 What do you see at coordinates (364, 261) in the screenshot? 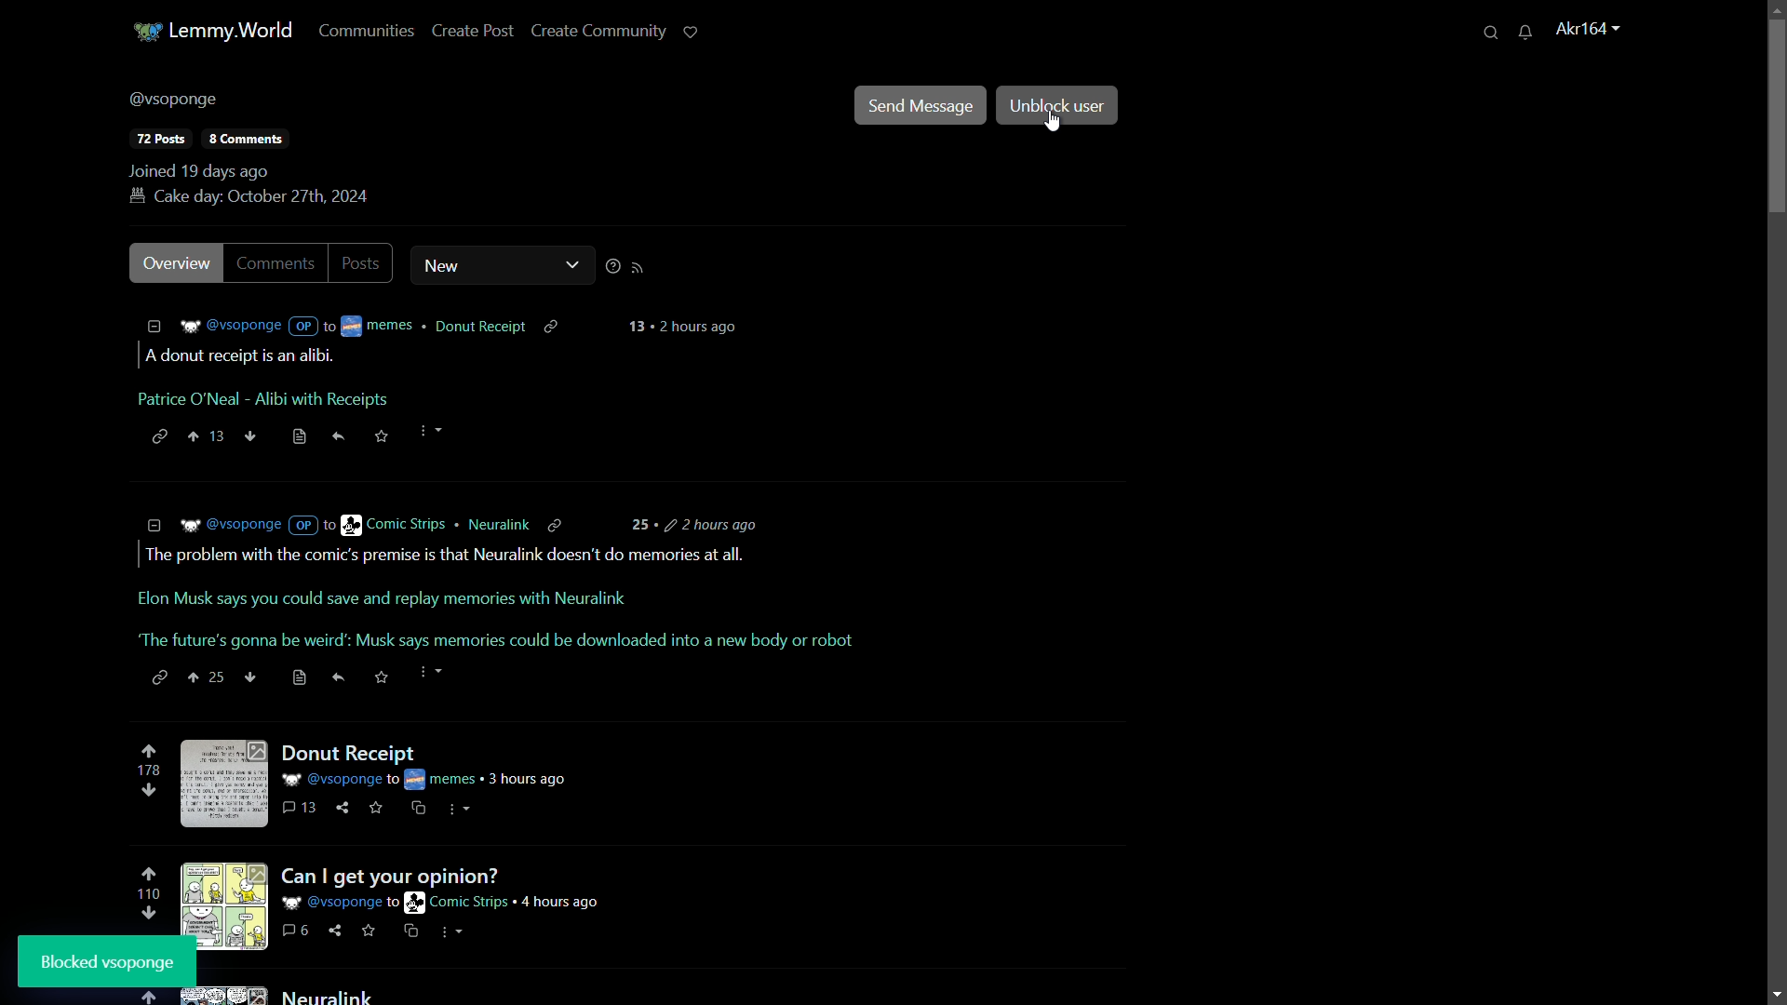
I see `posts` at bounding box center [364, 261].